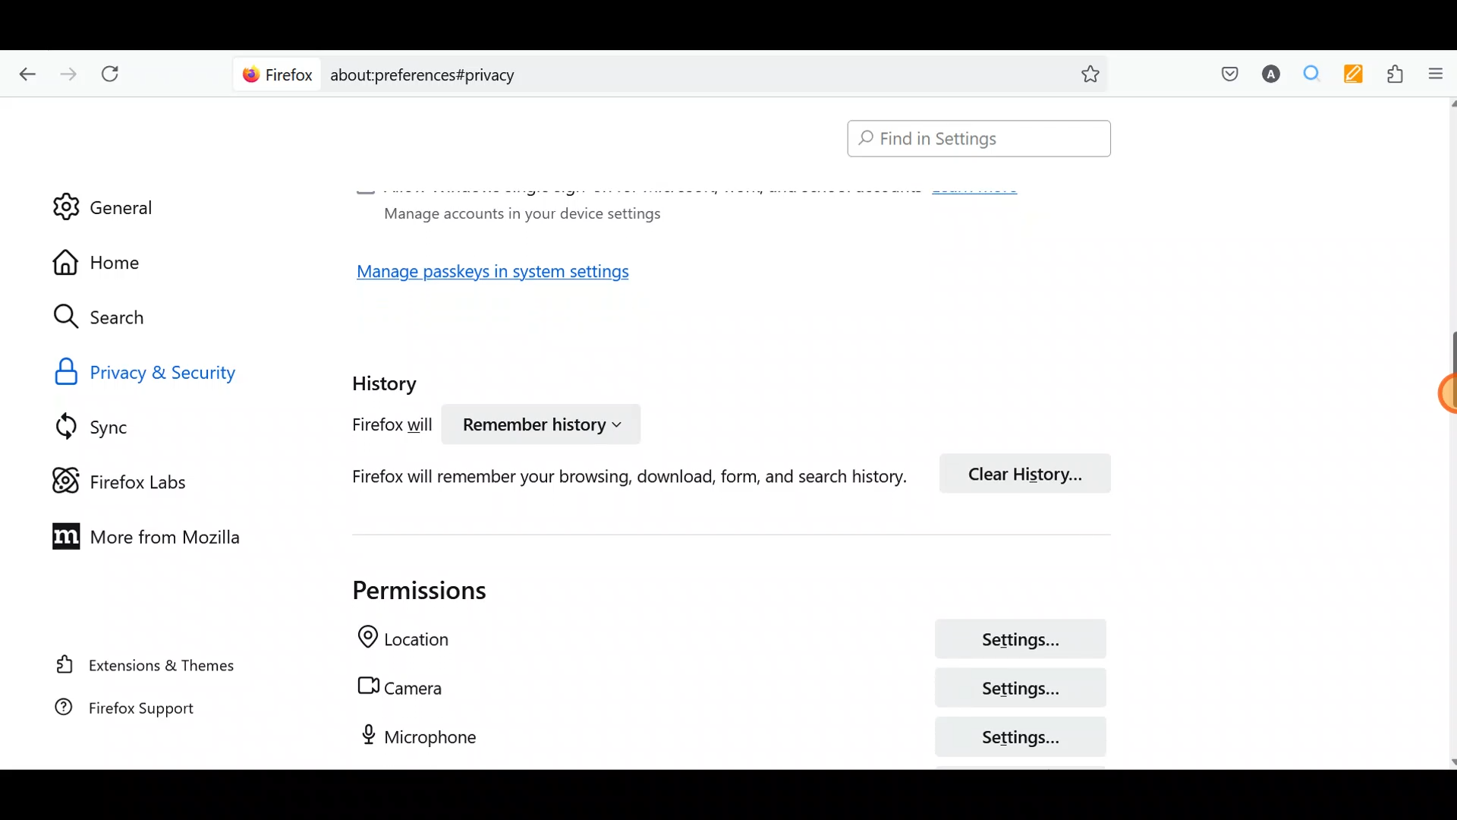 The image size is (1457, 820). I want to click on Firefox labs, so click(133, 479).